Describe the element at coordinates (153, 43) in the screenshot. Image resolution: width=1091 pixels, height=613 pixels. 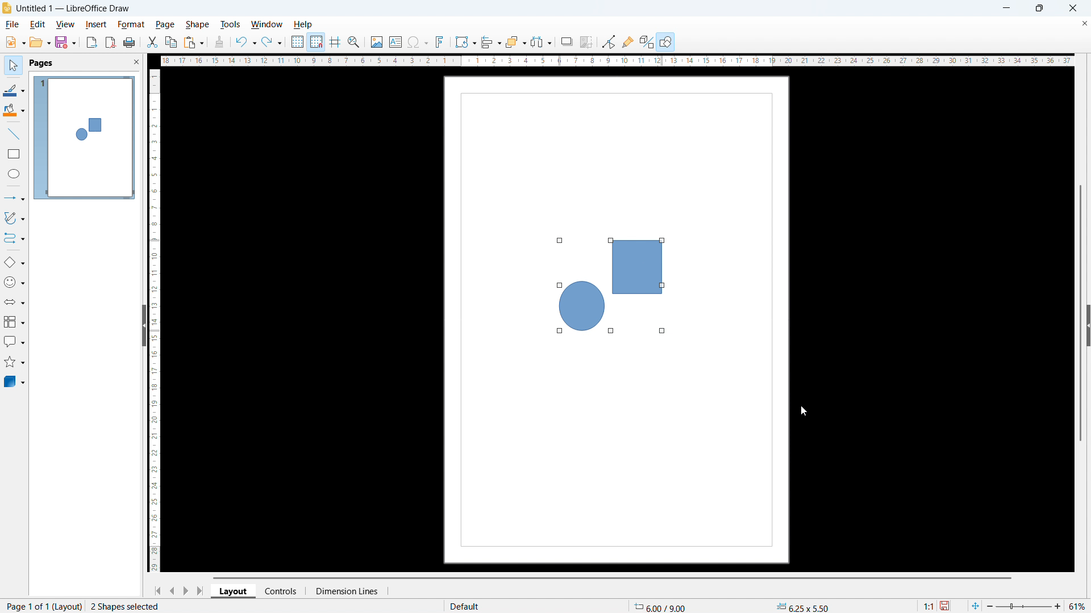
I see `cut` at that location.